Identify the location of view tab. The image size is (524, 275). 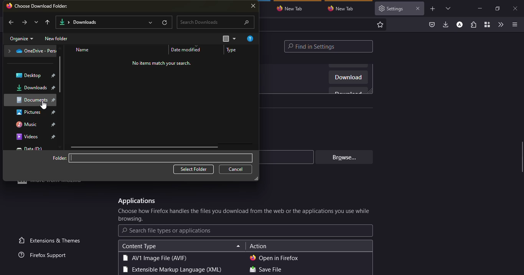
(448, 8).